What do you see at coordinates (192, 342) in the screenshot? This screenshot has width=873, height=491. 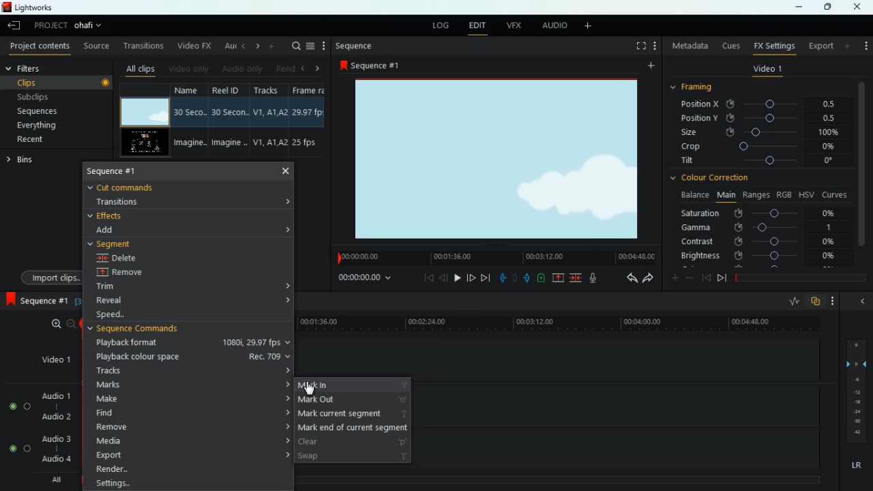 I see `playback format 1080i, 29.97 fps` at bounding box center [192, 342].